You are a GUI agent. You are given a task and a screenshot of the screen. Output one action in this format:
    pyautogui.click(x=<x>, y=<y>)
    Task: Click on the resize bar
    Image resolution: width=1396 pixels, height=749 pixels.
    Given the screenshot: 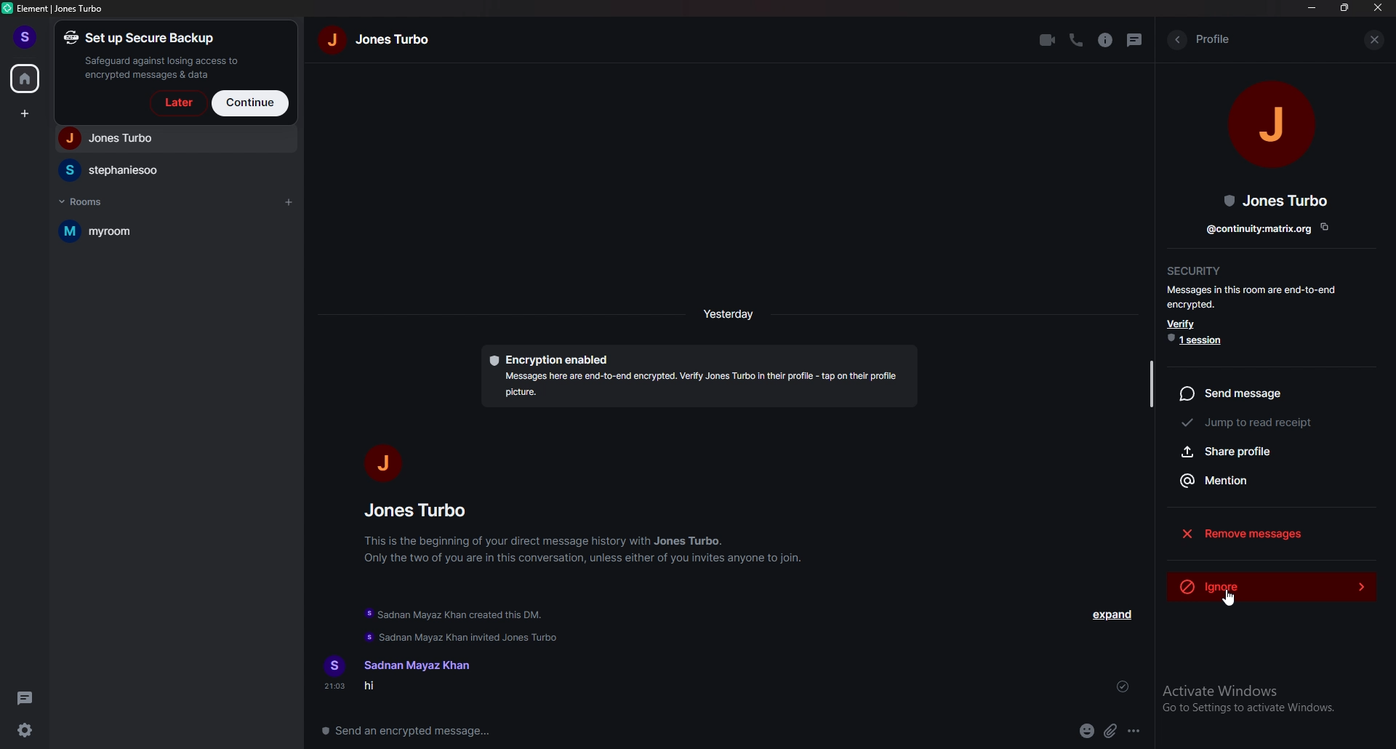 What is the action you would take?
    pyautogui.click(x=1150, y=382)
    